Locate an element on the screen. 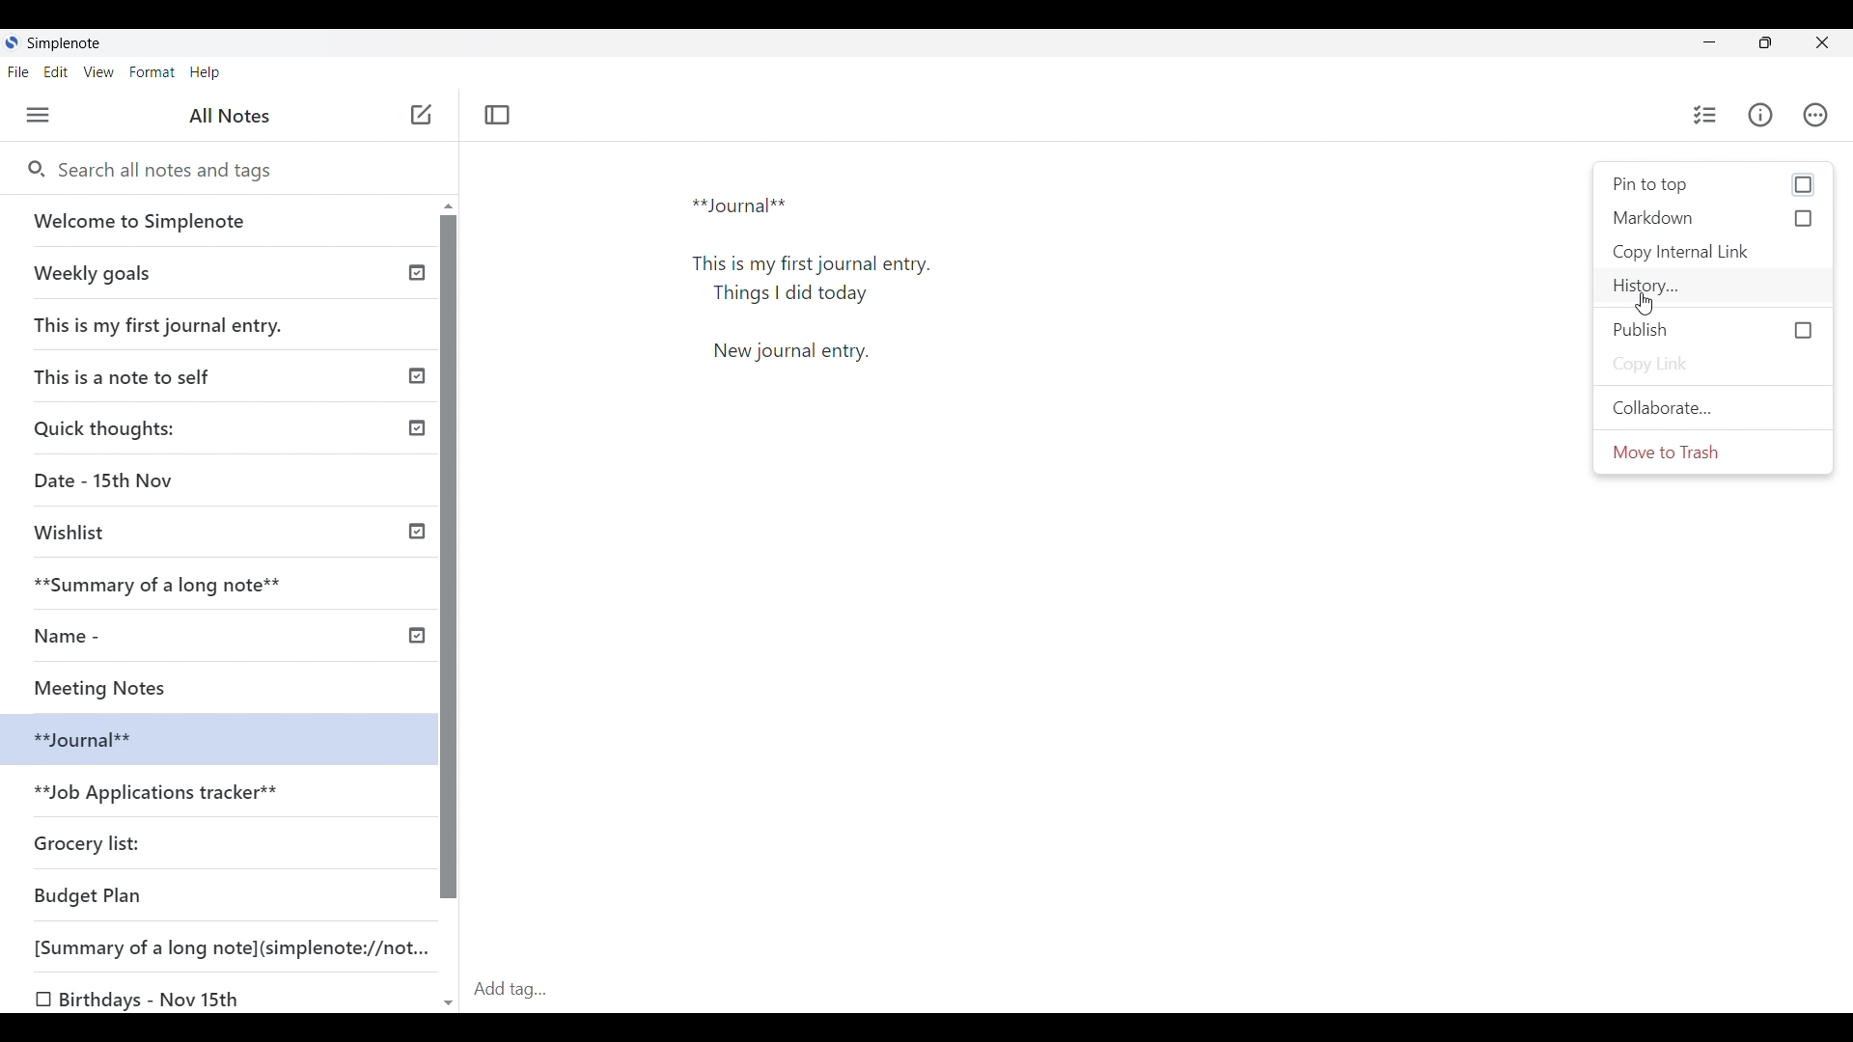 Image resolution: width=1853 pixels, height=1042 pixels. Edit menu is located at coordinates (56, 72).